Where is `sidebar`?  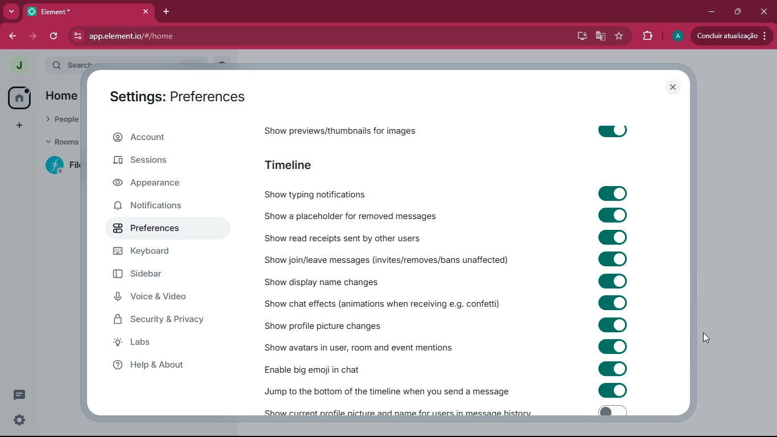
sidebar is located at coordinates (156, 274).